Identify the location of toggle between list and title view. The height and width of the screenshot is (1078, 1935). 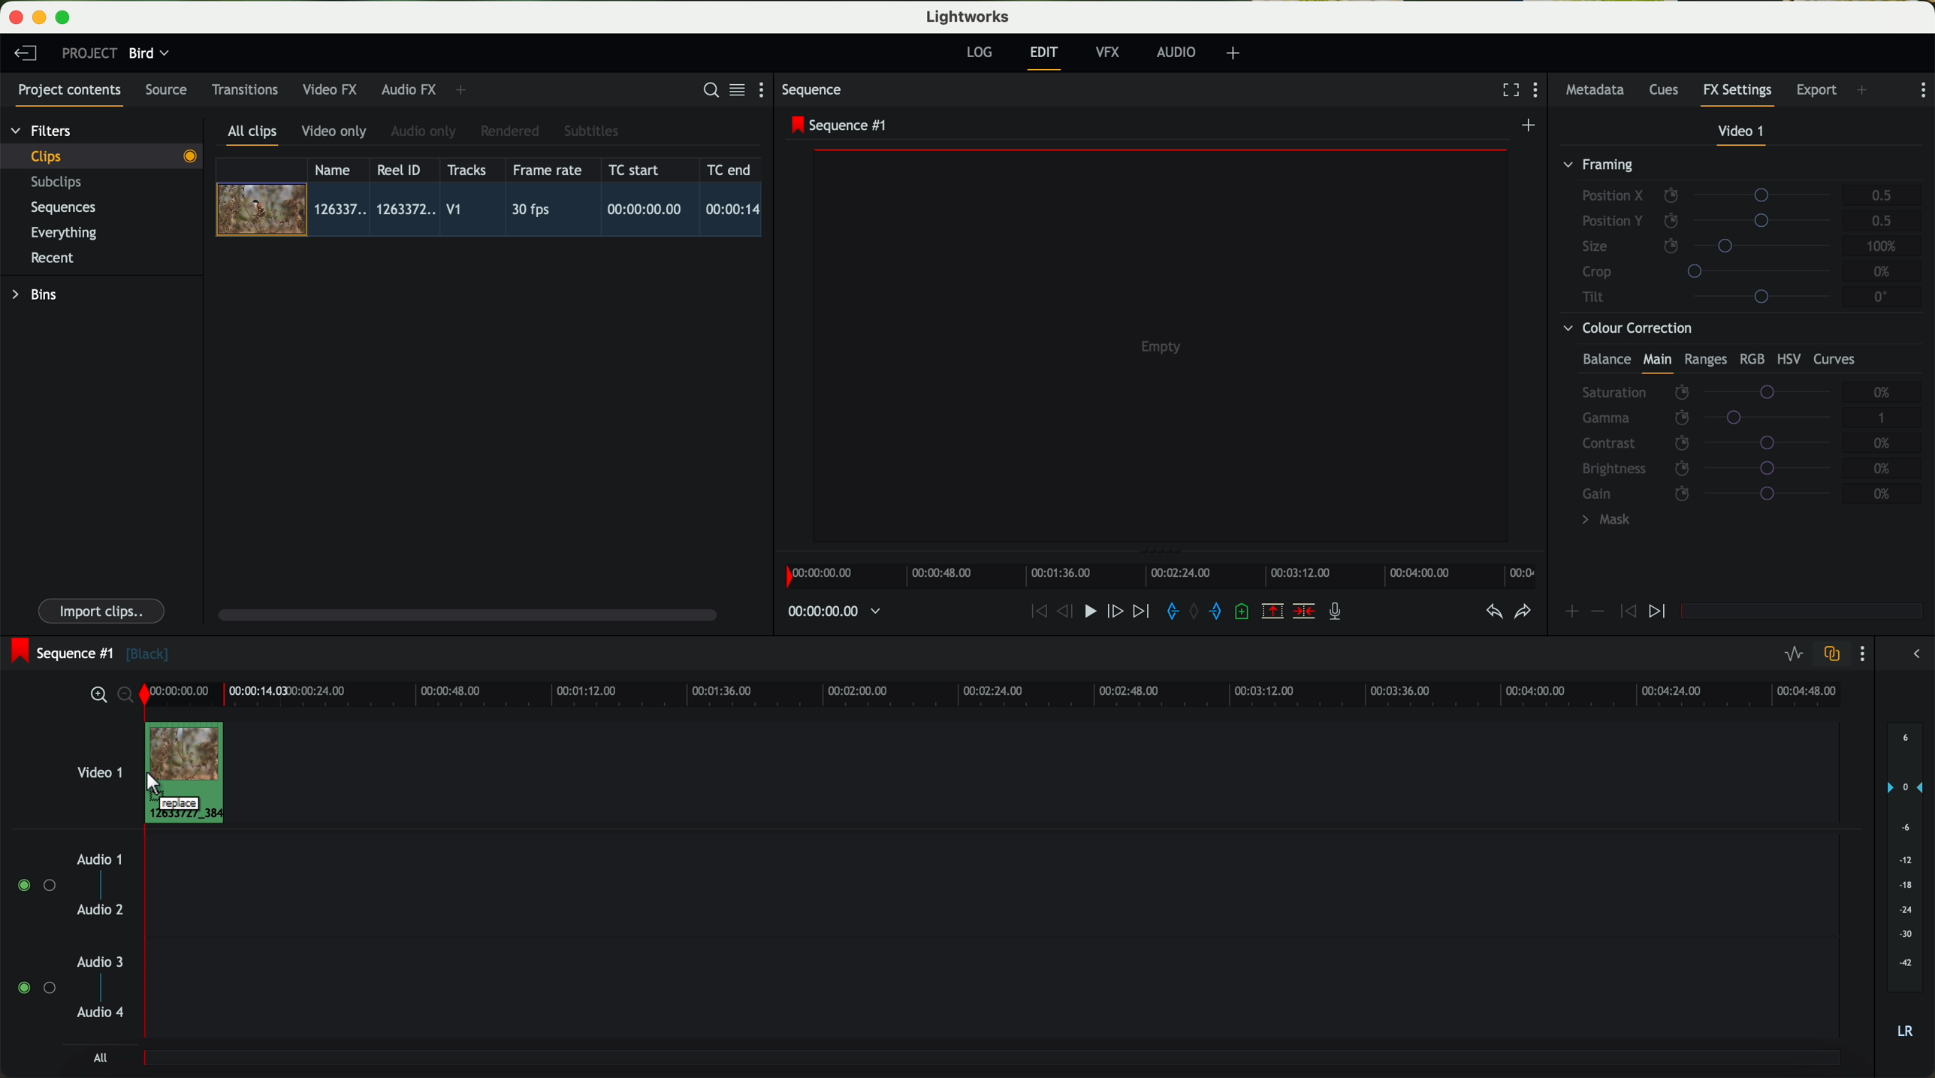
(735, 89).